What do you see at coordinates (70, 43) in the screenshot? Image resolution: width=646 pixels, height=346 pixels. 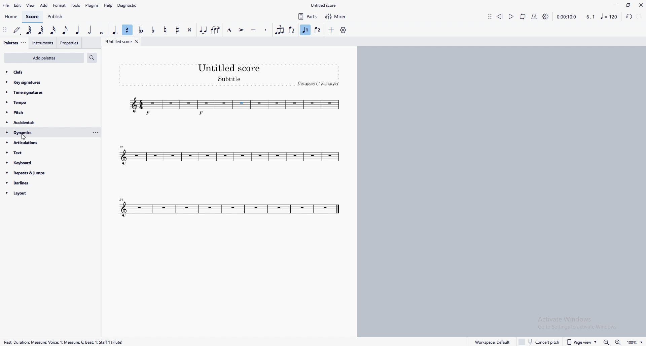 I see `properties` at bounding box center [70, 43].